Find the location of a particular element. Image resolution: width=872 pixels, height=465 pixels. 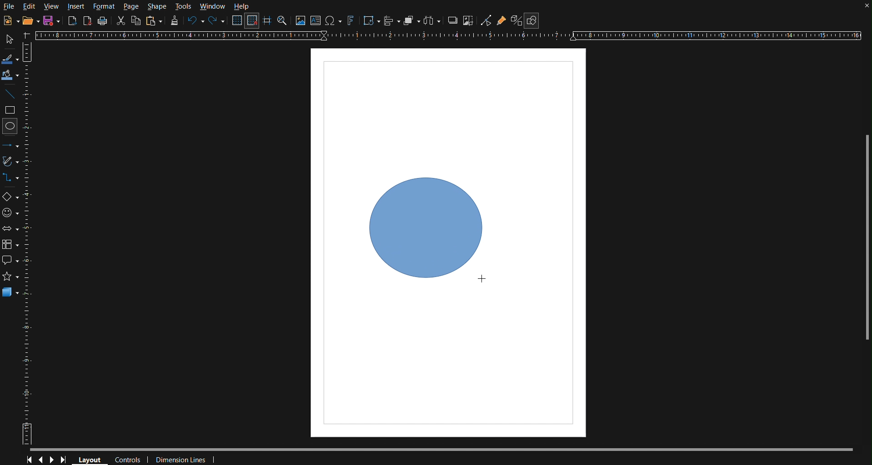

Fill Color is located at coordinates (11, 75).